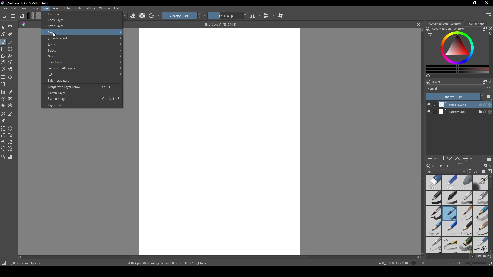 The height and width of the screenshot is (277, 493). I want to click on sharp pencil, so click(434, 245).